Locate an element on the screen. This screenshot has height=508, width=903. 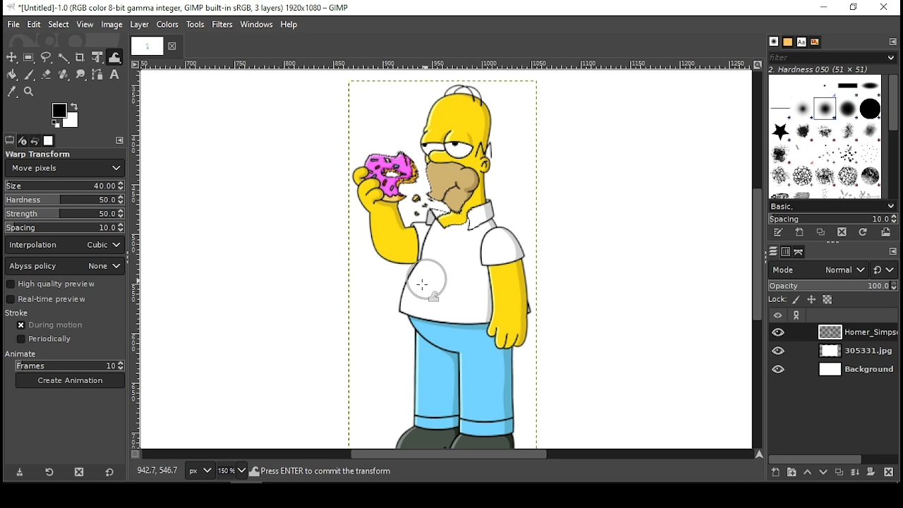
create a new layer is located at coordinates (777, 473).